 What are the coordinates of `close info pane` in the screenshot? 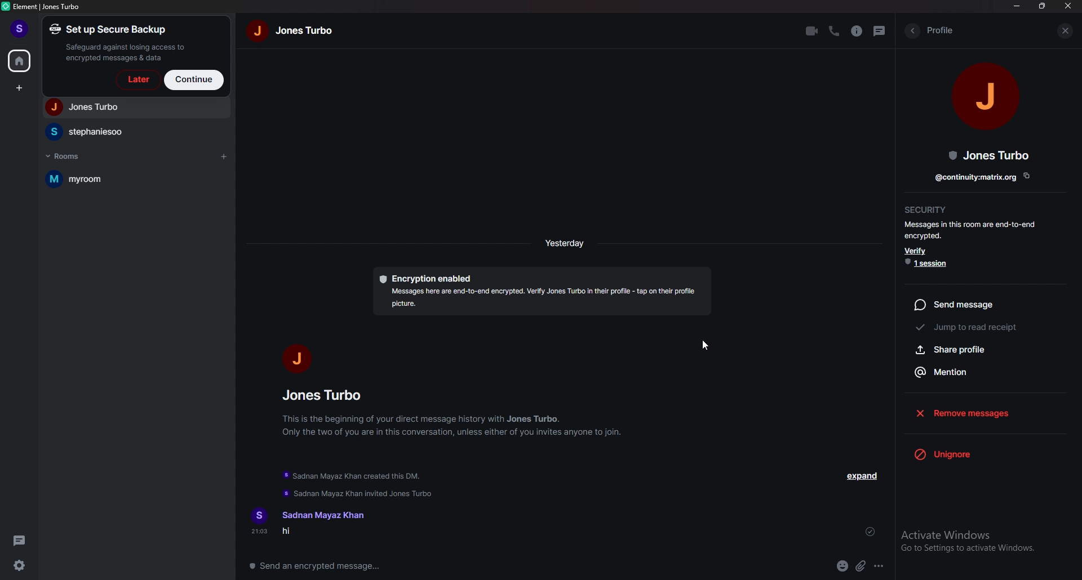 It's located at (1067, 32).